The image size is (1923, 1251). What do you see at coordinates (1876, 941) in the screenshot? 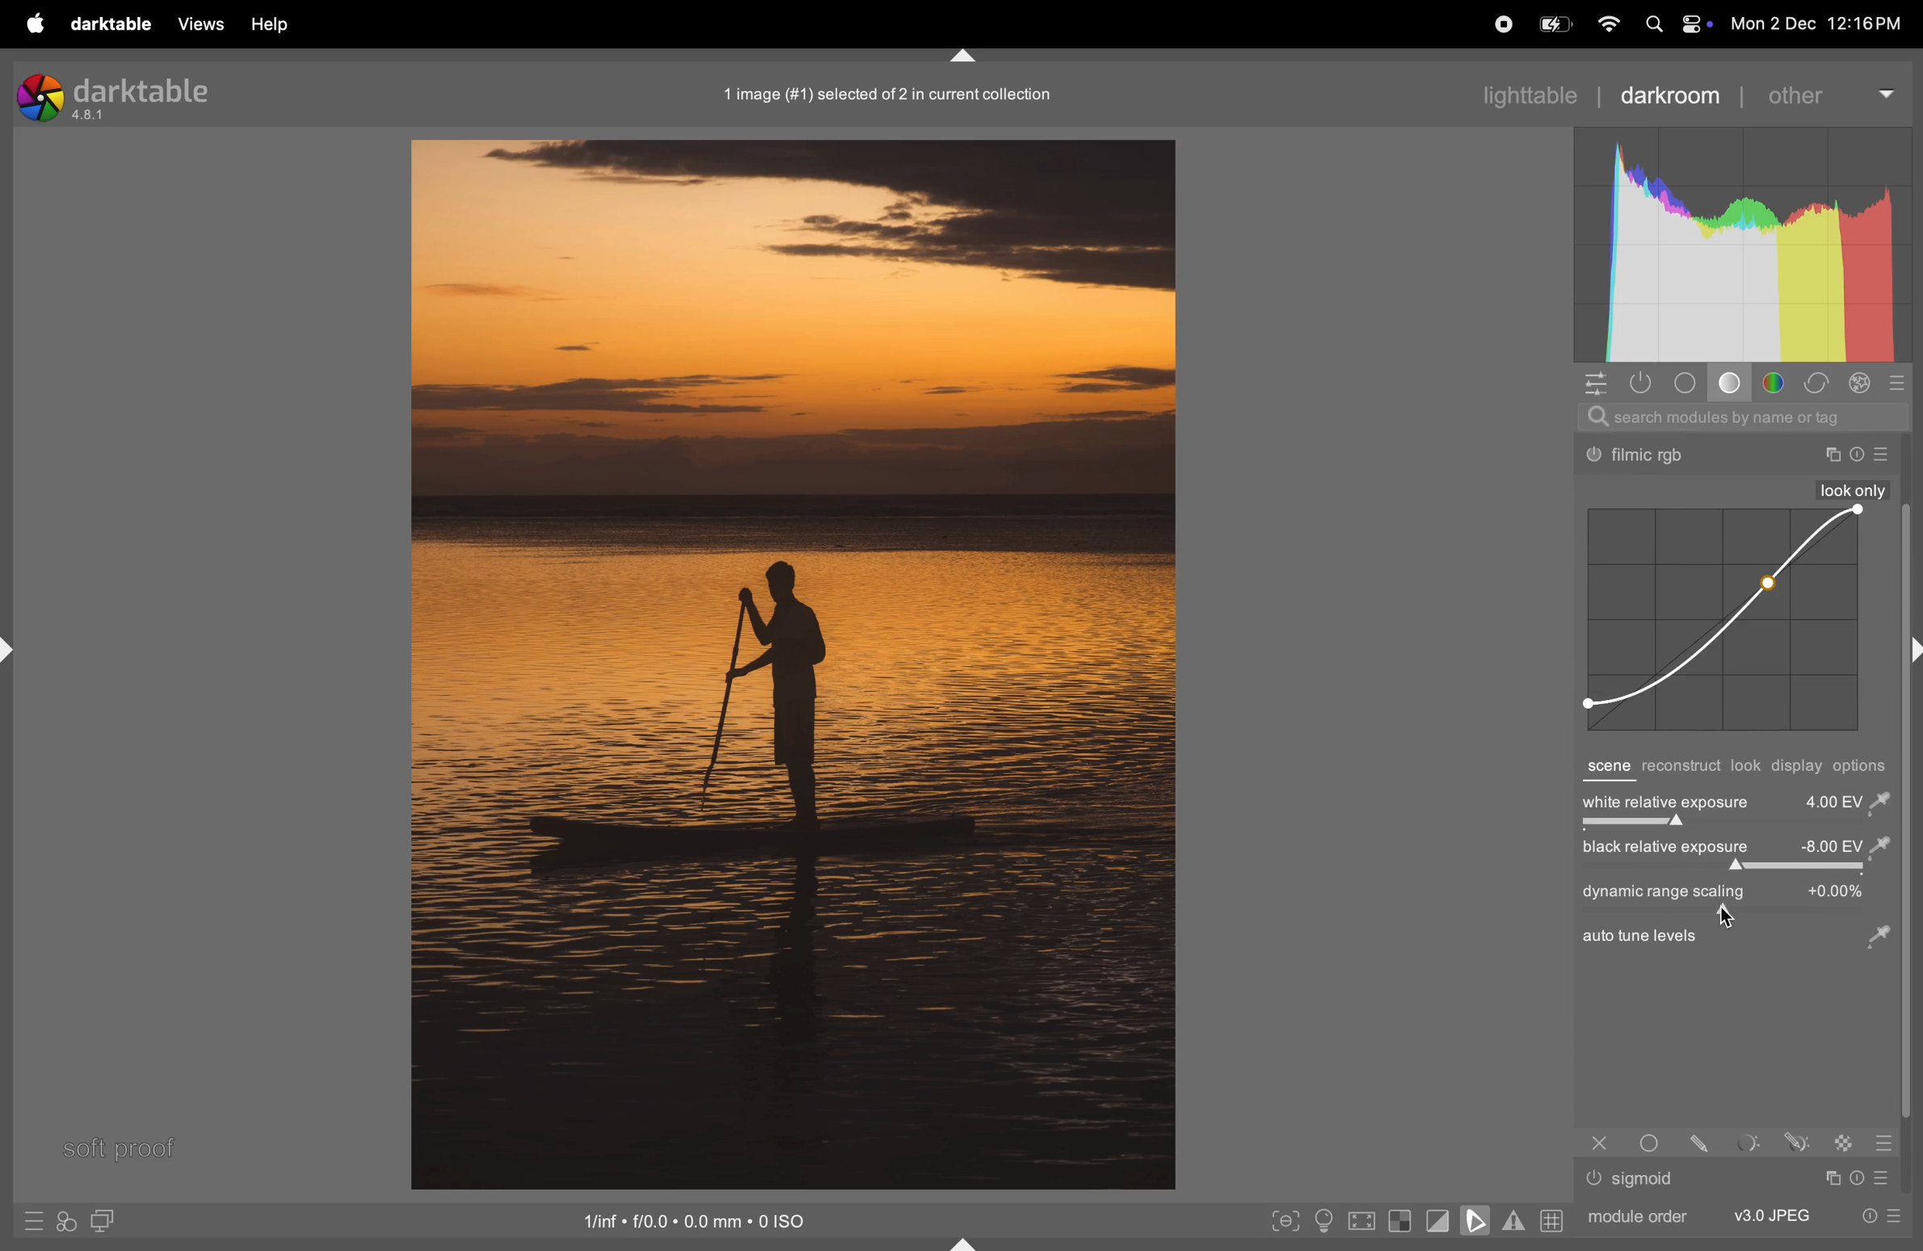
I see `` at bounding box center [1876, 941].